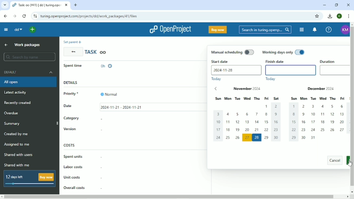 Image resolution: width=354 pixels, height=199 pixels. What do you see at coordinates (90, 94) in the screenshot?
I see `Priority` at bounding box center [90, 94].